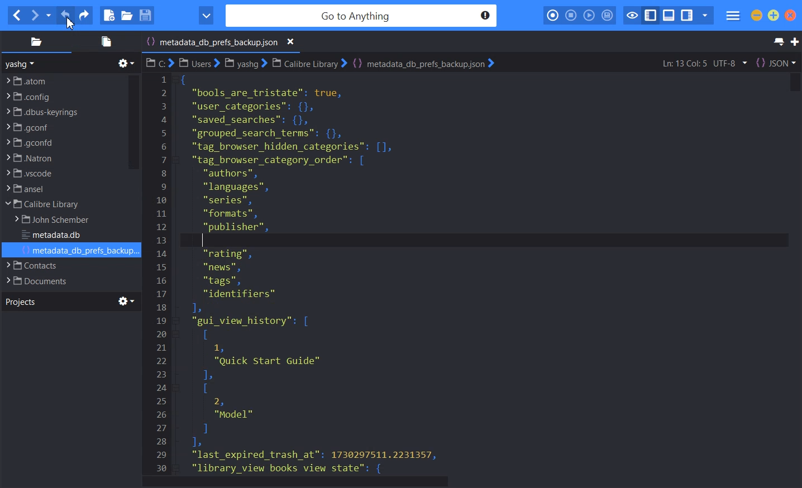 The height and width of the screenshot is (488, 802). Describe the element at coordinates (206, 16) in the screenshot. I see `View in browser` at that location.